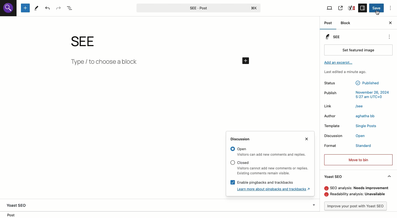 This screenshot has height=218, width=397. I want to click on Readability analysis: unavailable, so click(357, 195).